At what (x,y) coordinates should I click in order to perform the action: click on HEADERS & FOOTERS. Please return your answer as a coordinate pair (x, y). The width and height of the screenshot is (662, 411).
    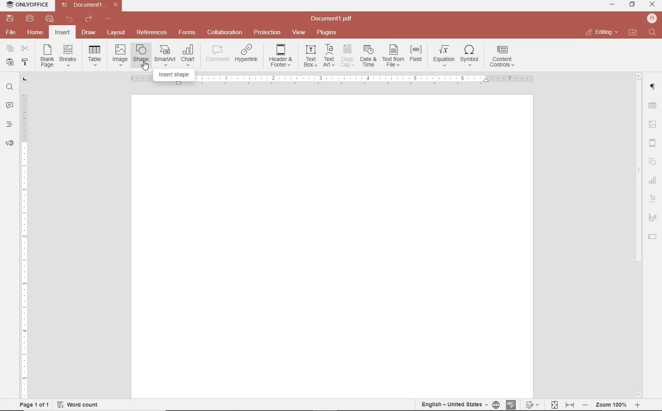
    Looking at the image, I should click on (653, 143).